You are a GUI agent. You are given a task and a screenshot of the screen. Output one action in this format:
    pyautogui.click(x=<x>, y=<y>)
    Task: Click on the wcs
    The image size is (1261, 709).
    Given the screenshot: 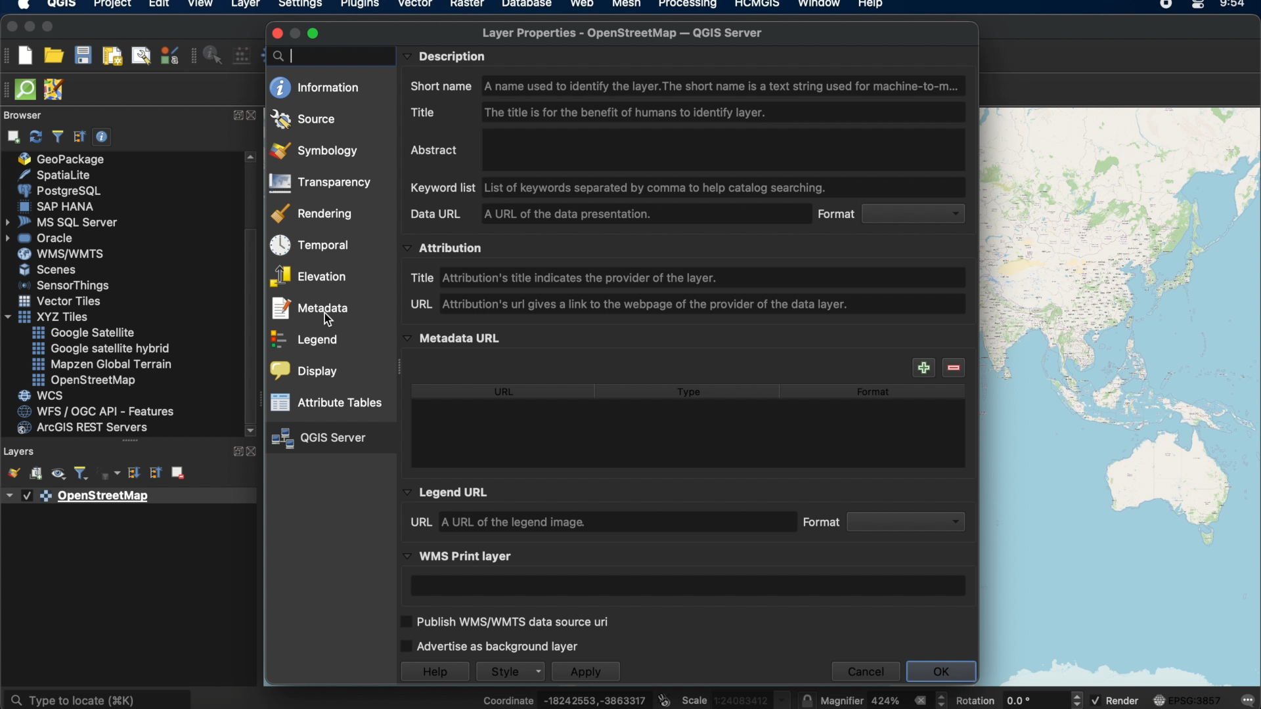 What is the action you would take?
    pyautogui.click(x=41, y=395)
    